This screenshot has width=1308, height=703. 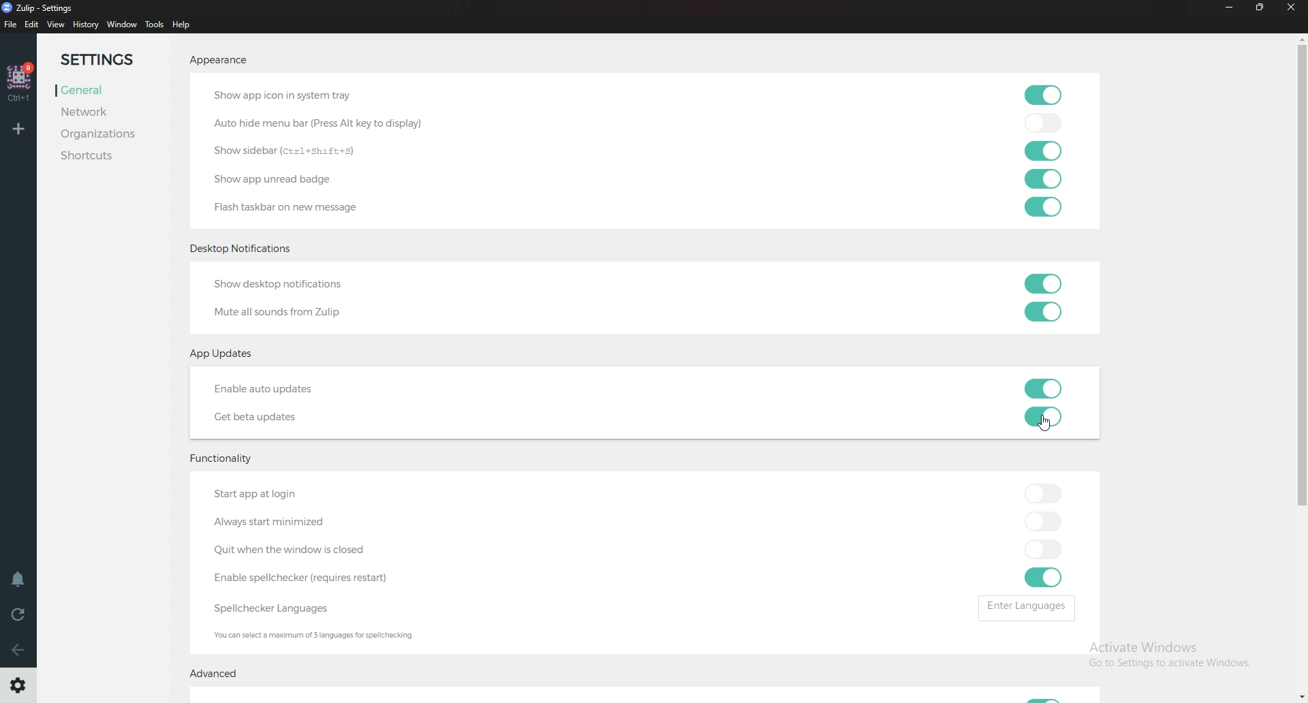 I want to click on Appearance, so click(x=219, y=63).